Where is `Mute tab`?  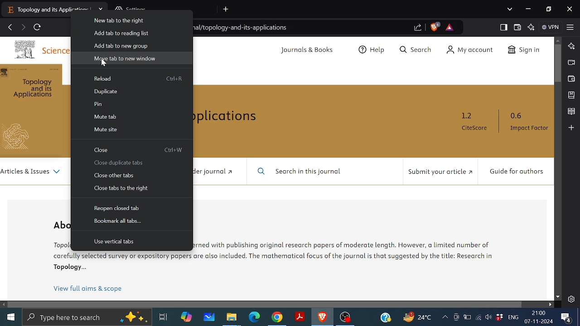
Mute tab is located at coordinates (106, 117).